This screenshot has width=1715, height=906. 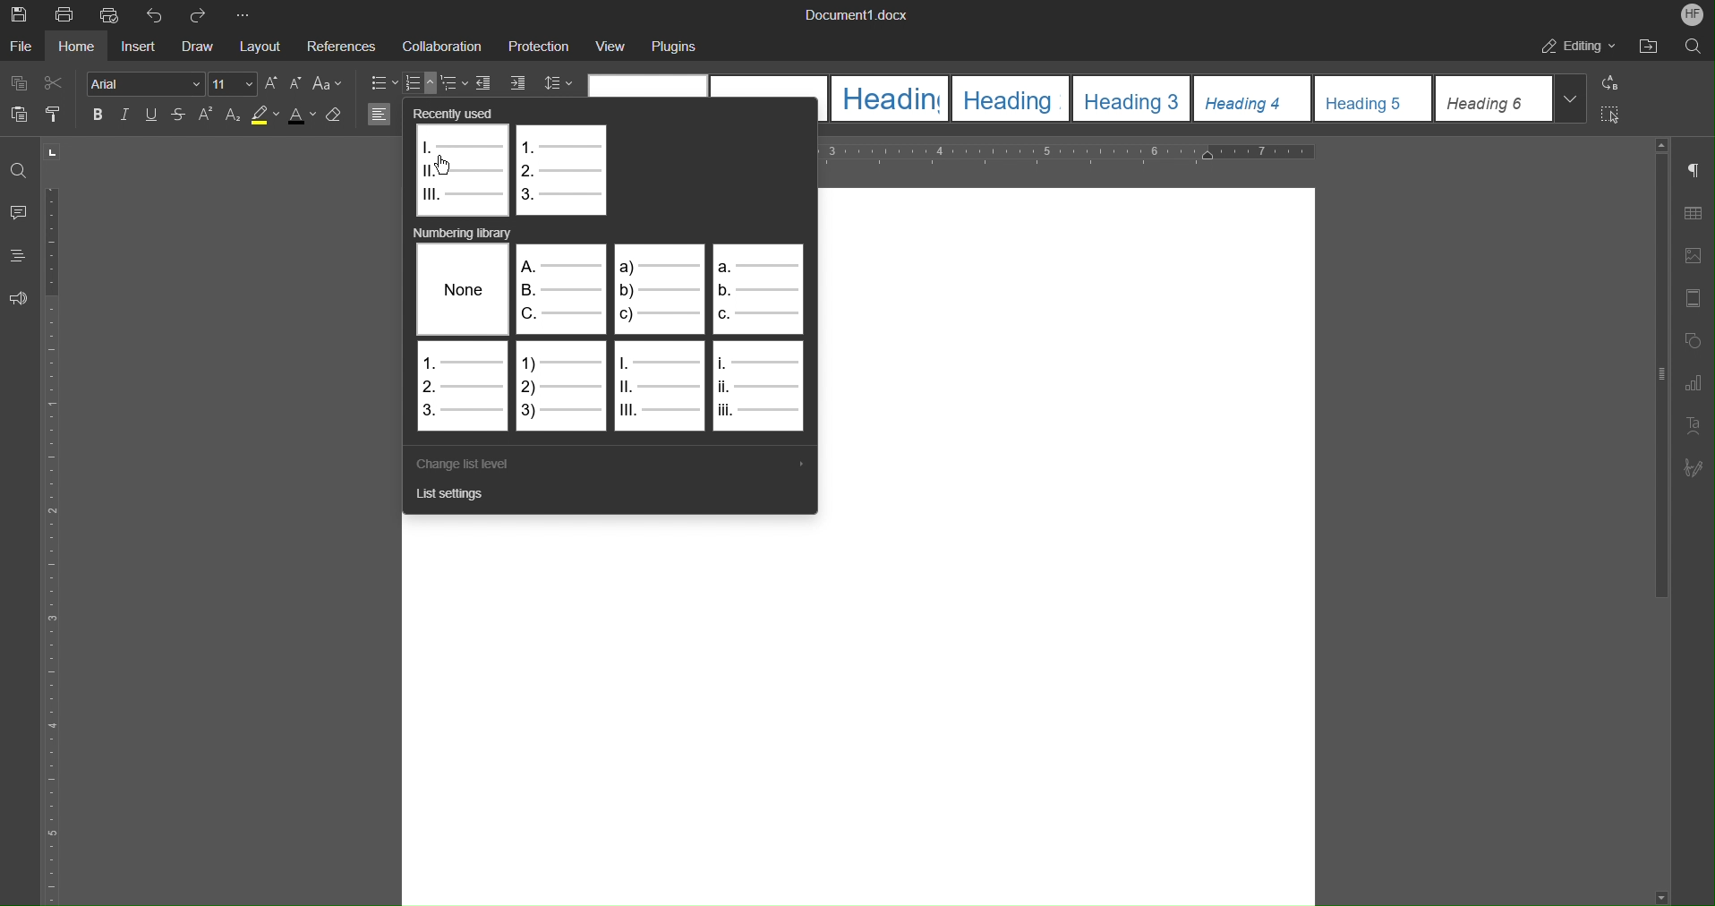 What do you see at coordinates (1011, 97) in the screenshot?
I see `Heading 2` at bounding box center [1011, 97].